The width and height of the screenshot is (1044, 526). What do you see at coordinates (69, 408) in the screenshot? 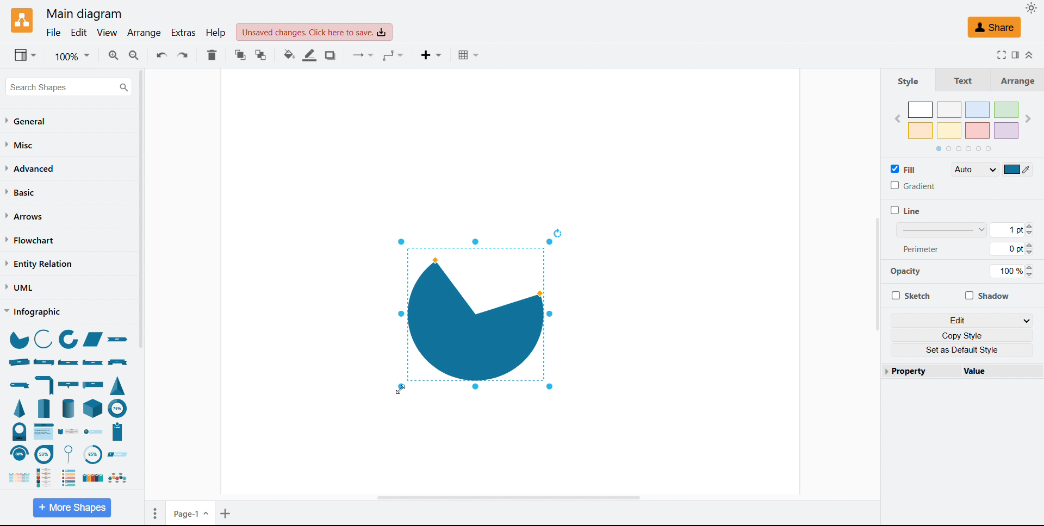
I see `cylinder` at bounding box center [69, 408].